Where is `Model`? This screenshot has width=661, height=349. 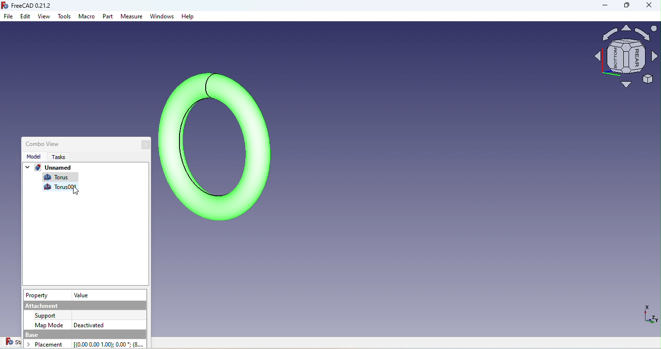
Model is located at coordinates (32, 156).